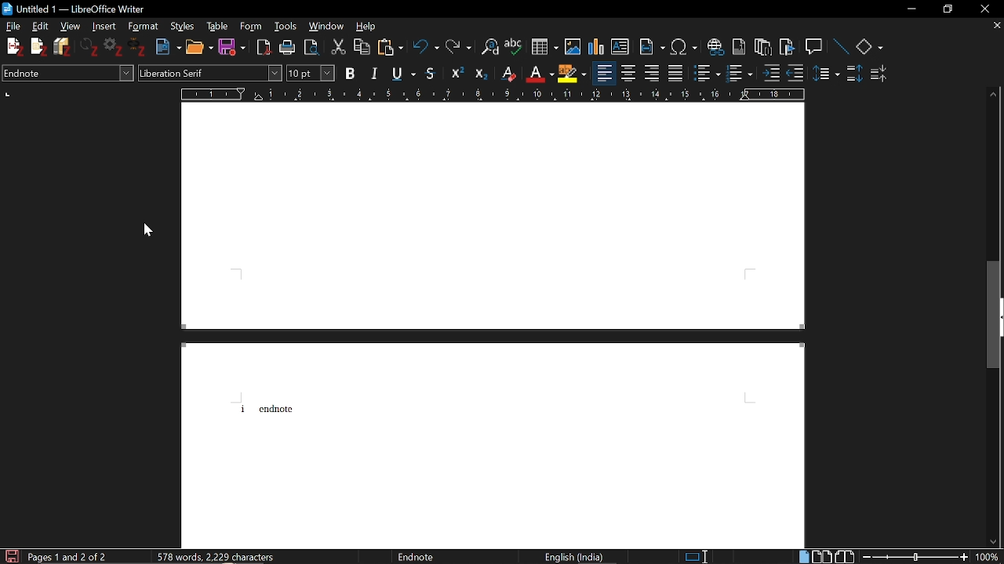 The width and height of the screenshot is (1004, 564). What do you see at coordinates (708, 74) in the screenshot?
I see `Togle ordered list` at bounding box center [708, 74].